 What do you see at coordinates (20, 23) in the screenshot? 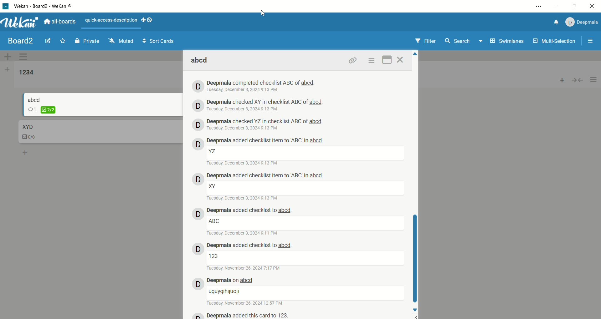
I see `wekan` at bounding box center [20, 23].